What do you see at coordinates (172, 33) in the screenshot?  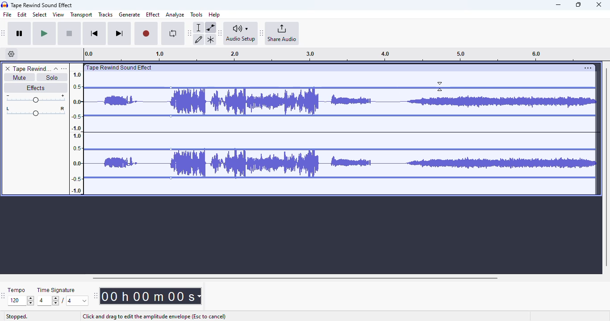 I see `enable looping` at bounding box center [172, 33].